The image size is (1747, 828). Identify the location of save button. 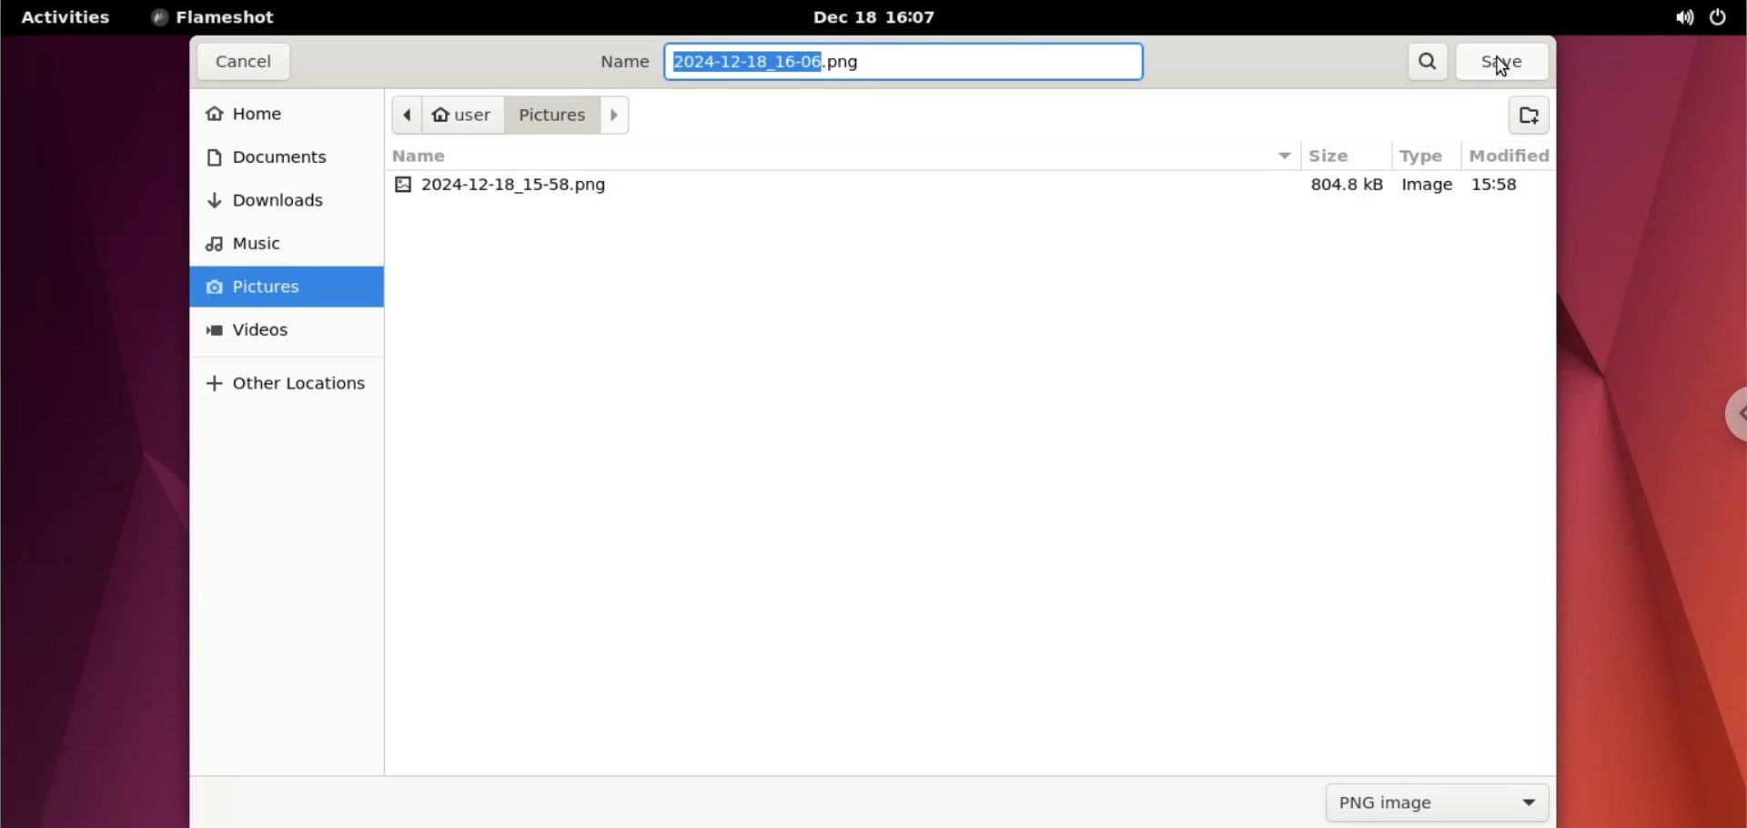
(1499, 62).